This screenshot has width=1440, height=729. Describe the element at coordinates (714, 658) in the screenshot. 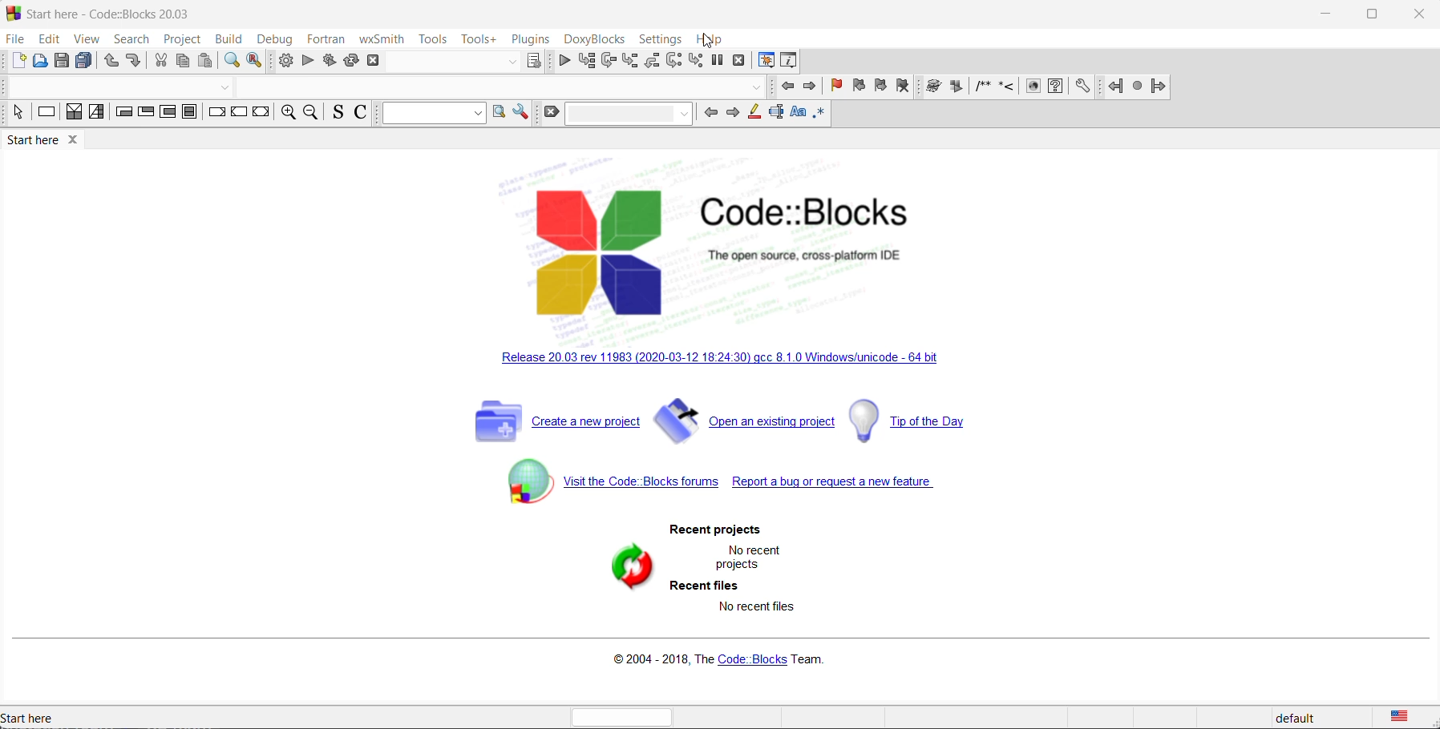

I see `copyright ` at that location.